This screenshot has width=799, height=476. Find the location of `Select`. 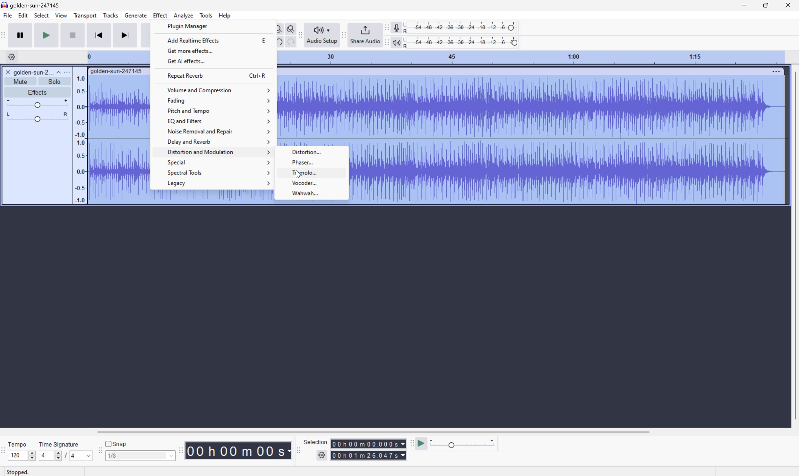

Select is located at coordinates (41, 15).